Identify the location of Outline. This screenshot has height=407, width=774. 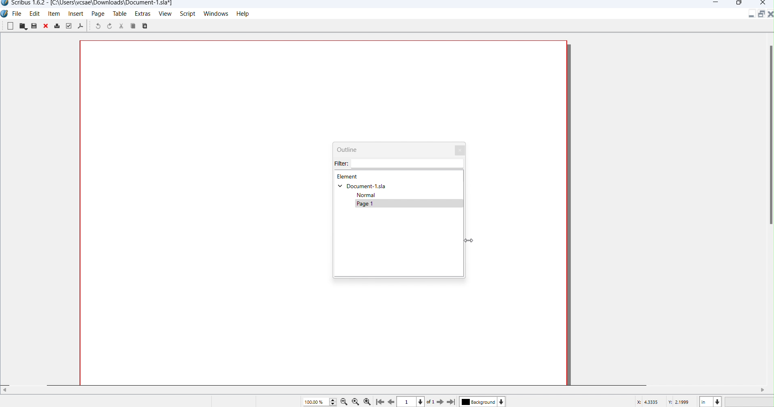
(355, 151).